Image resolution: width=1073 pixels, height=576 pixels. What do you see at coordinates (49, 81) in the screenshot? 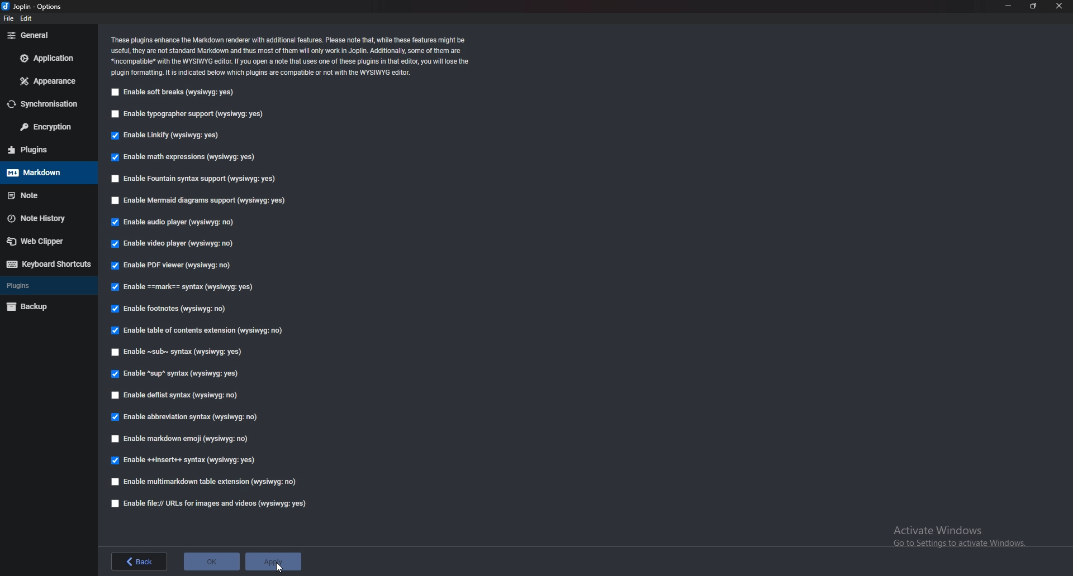
I see `Appearance` at bounding box center [49, 81].